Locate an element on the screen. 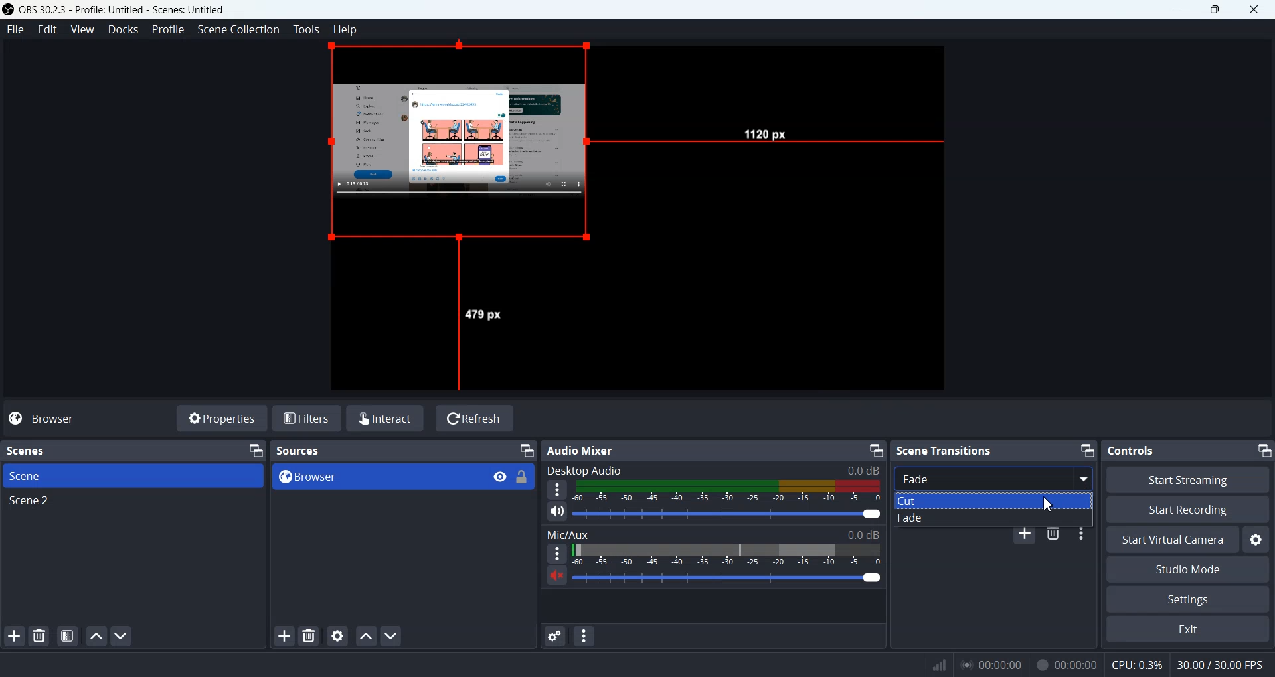  Tools is located at coordinates (307, 29).